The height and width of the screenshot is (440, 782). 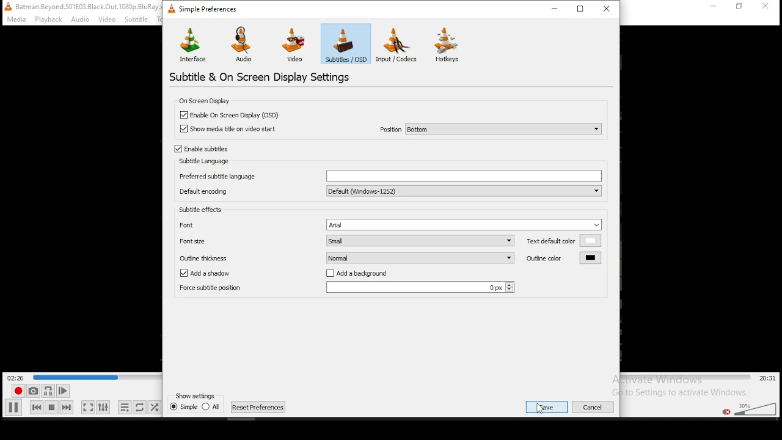 What do you see at coordinates (16, 391) in the screenshot?
I see `record` at bounding box center [16, 391].